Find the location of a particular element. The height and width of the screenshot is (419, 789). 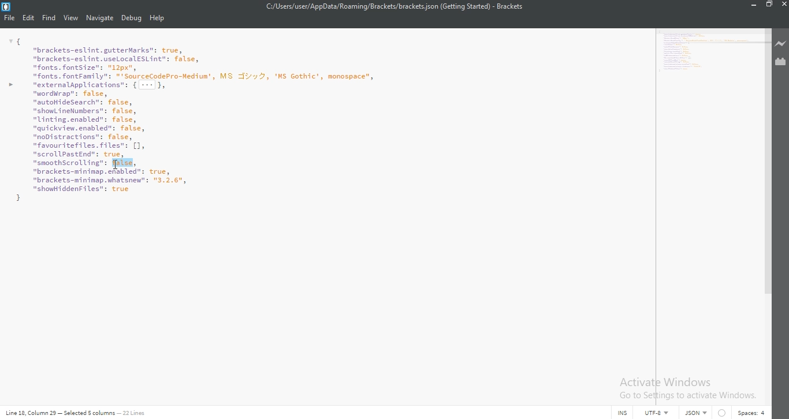

line 18, column 25 is located at coordinates (28, 413).